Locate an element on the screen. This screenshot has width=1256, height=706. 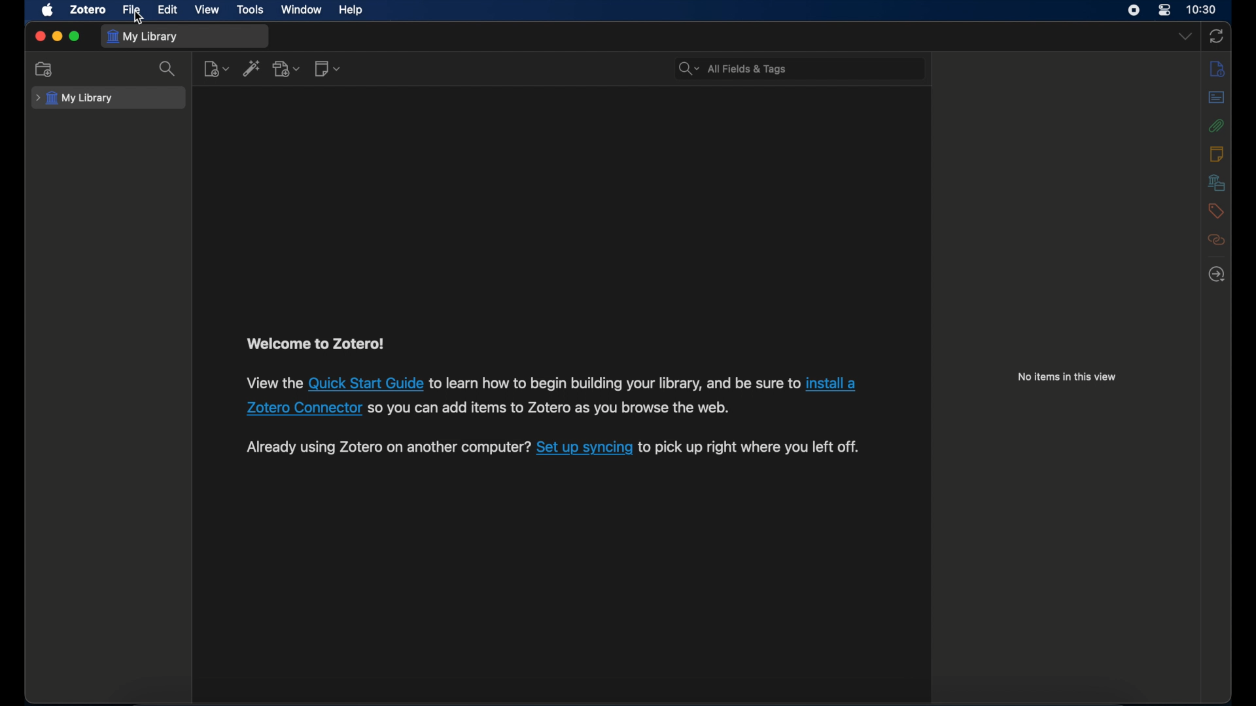
new collection is located at coordinates (44, 69).